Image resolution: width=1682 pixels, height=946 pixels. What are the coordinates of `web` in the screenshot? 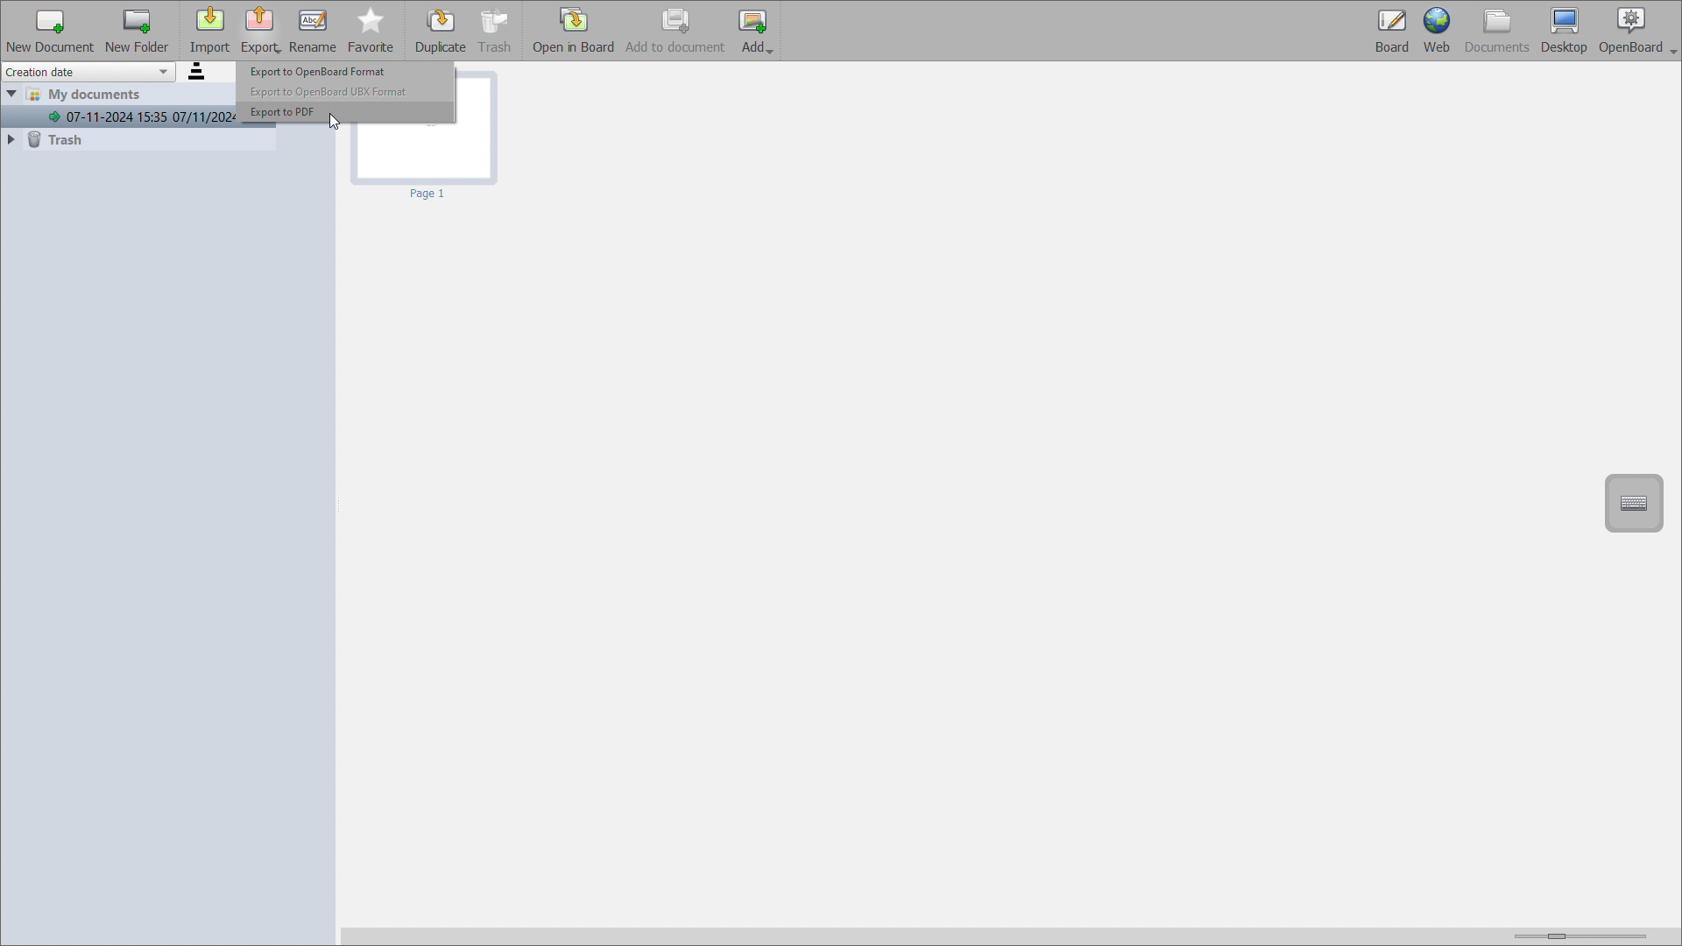 It's located at (1438, 31).